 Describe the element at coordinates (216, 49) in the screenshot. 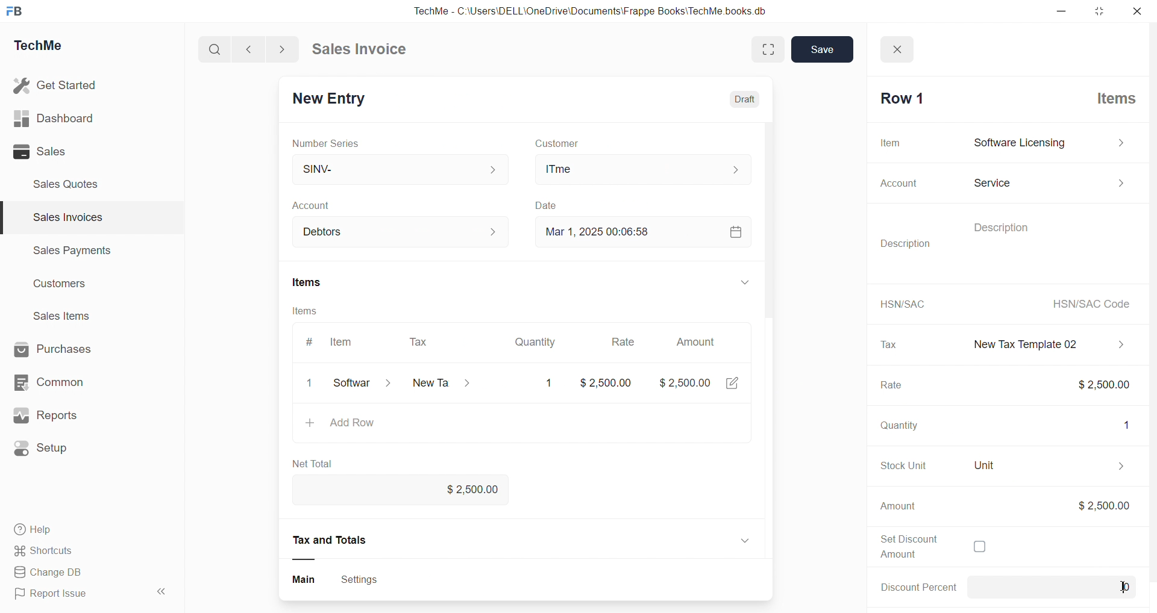

I see `Search buton` at that location.